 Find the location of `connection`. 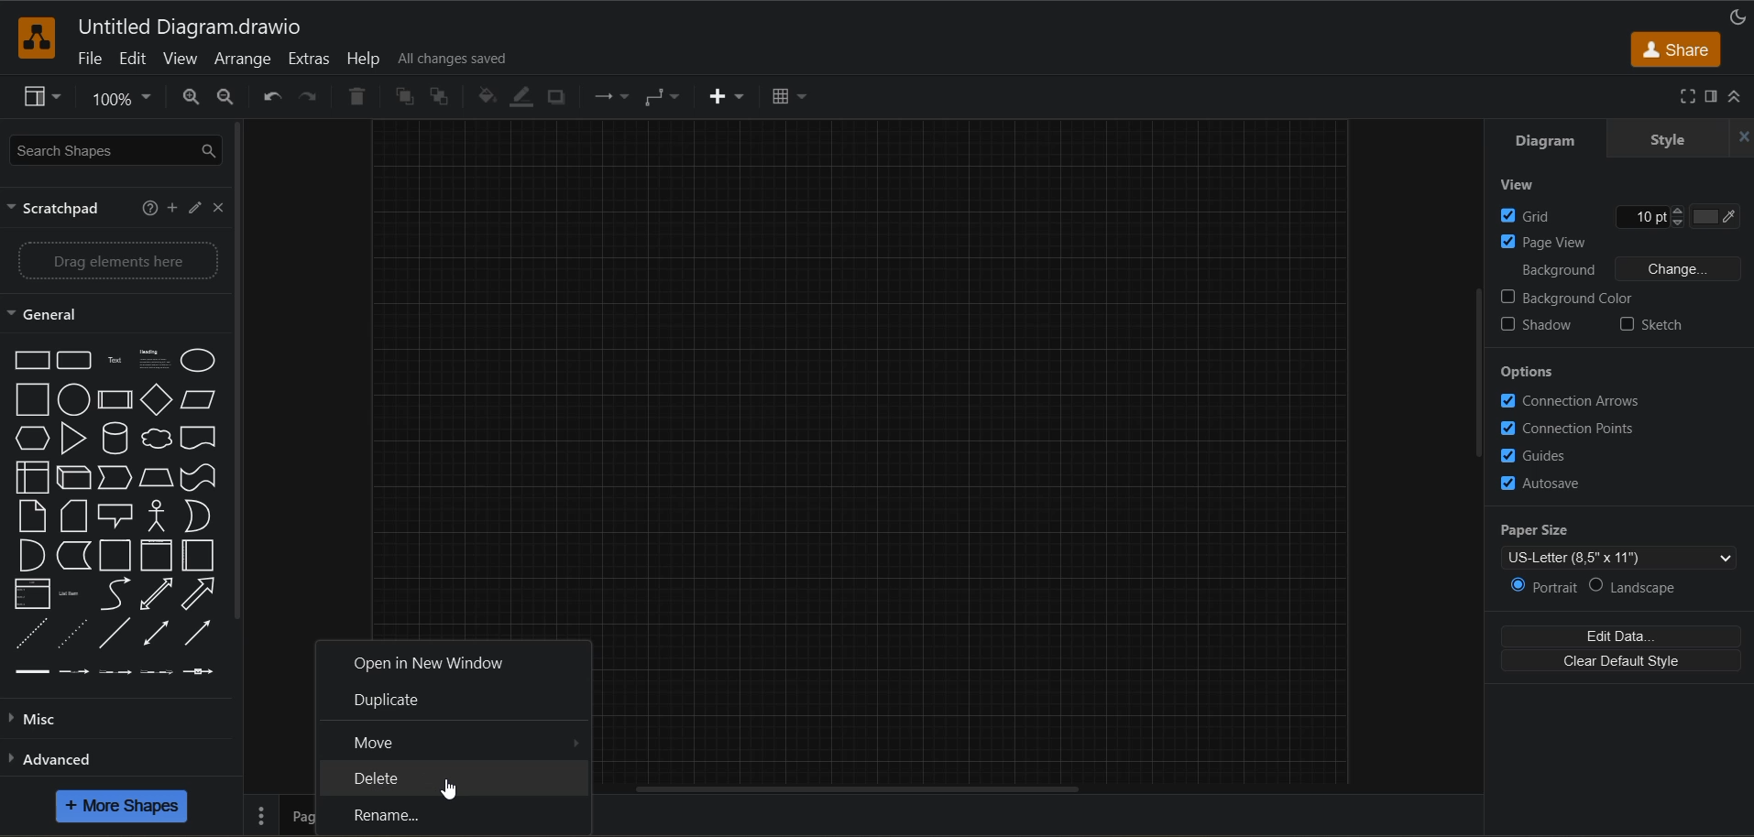

connection is located at coordinates (608, 96).